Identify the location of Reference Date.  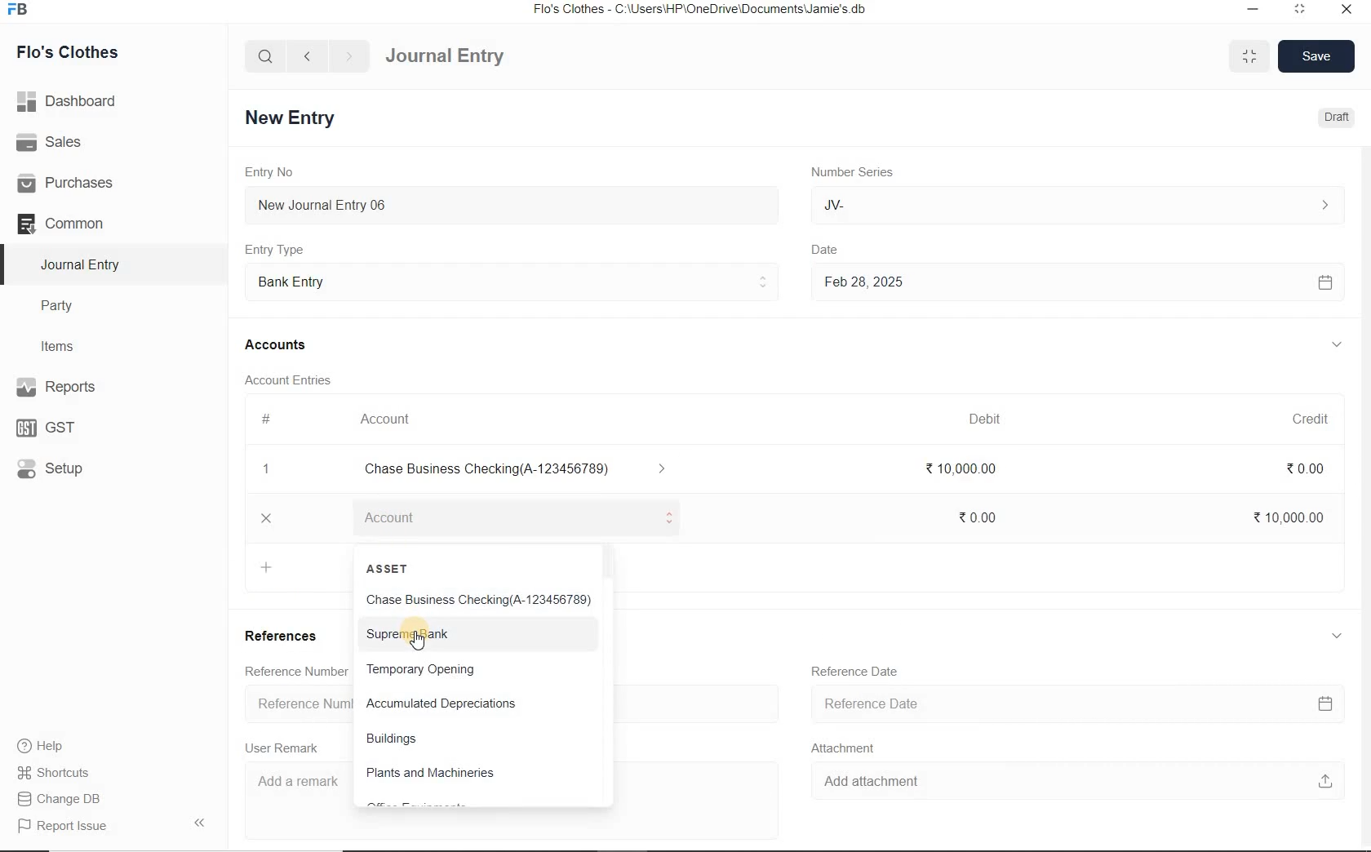
(1082, 705).